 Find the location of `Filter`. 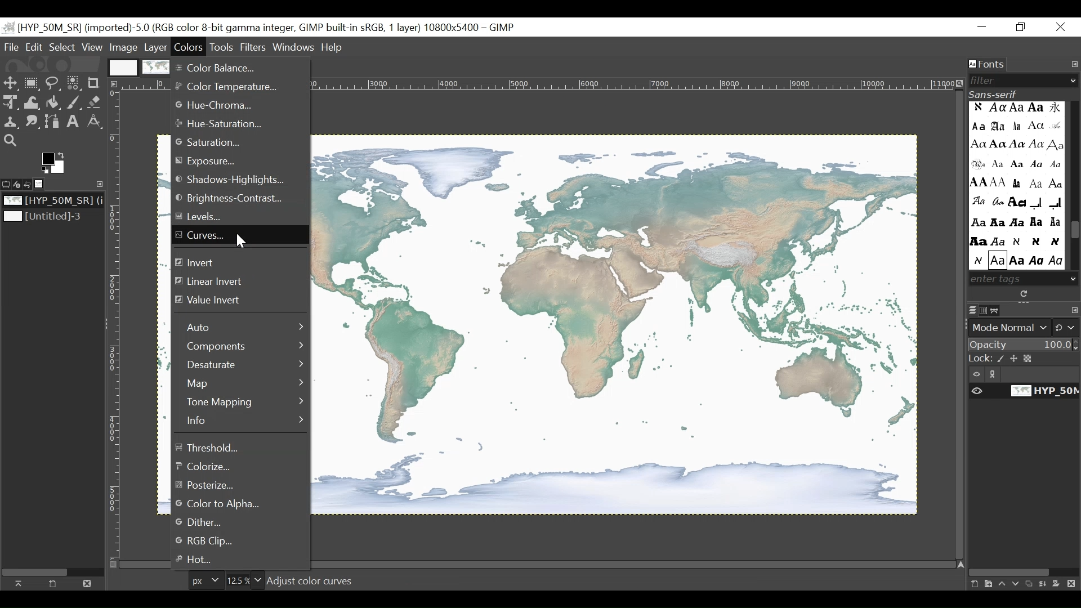

Filter is located at coordinates (1019, 81).